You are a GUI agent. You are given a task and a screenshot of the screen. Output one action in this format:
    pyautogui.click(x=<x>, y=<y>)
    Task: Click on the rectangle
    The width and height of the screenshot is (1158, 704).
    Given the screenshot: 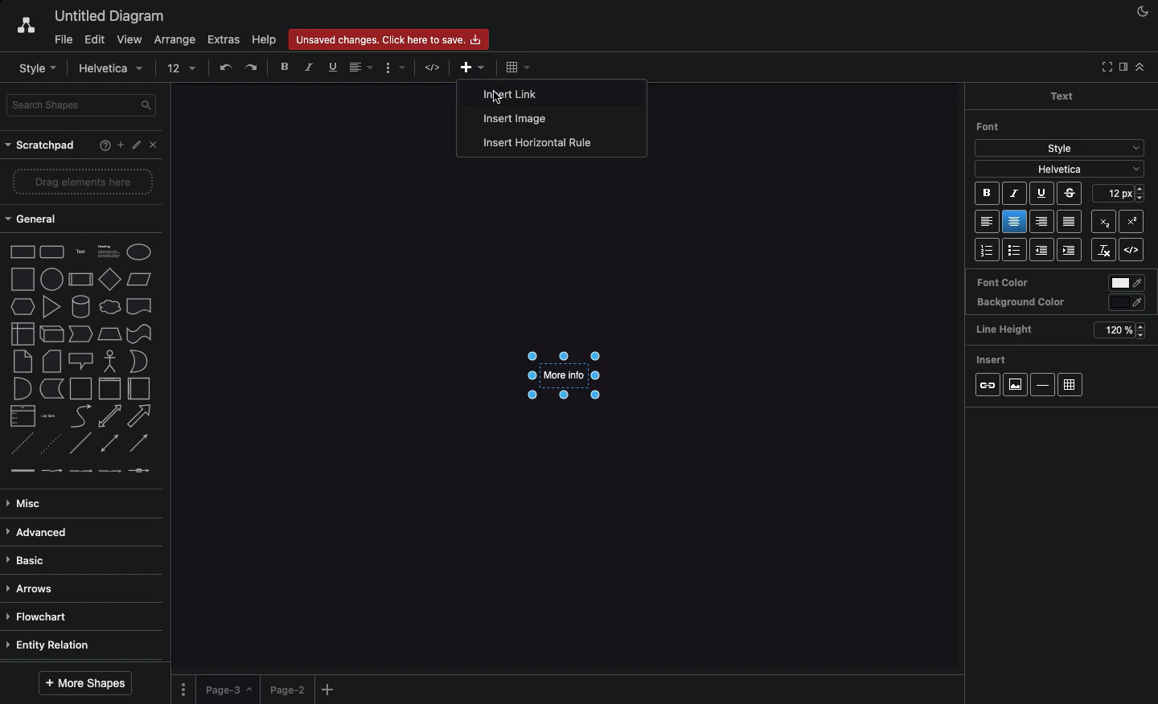 What is the action you would take?
    pyautogui.click(x=23, y=252)
    